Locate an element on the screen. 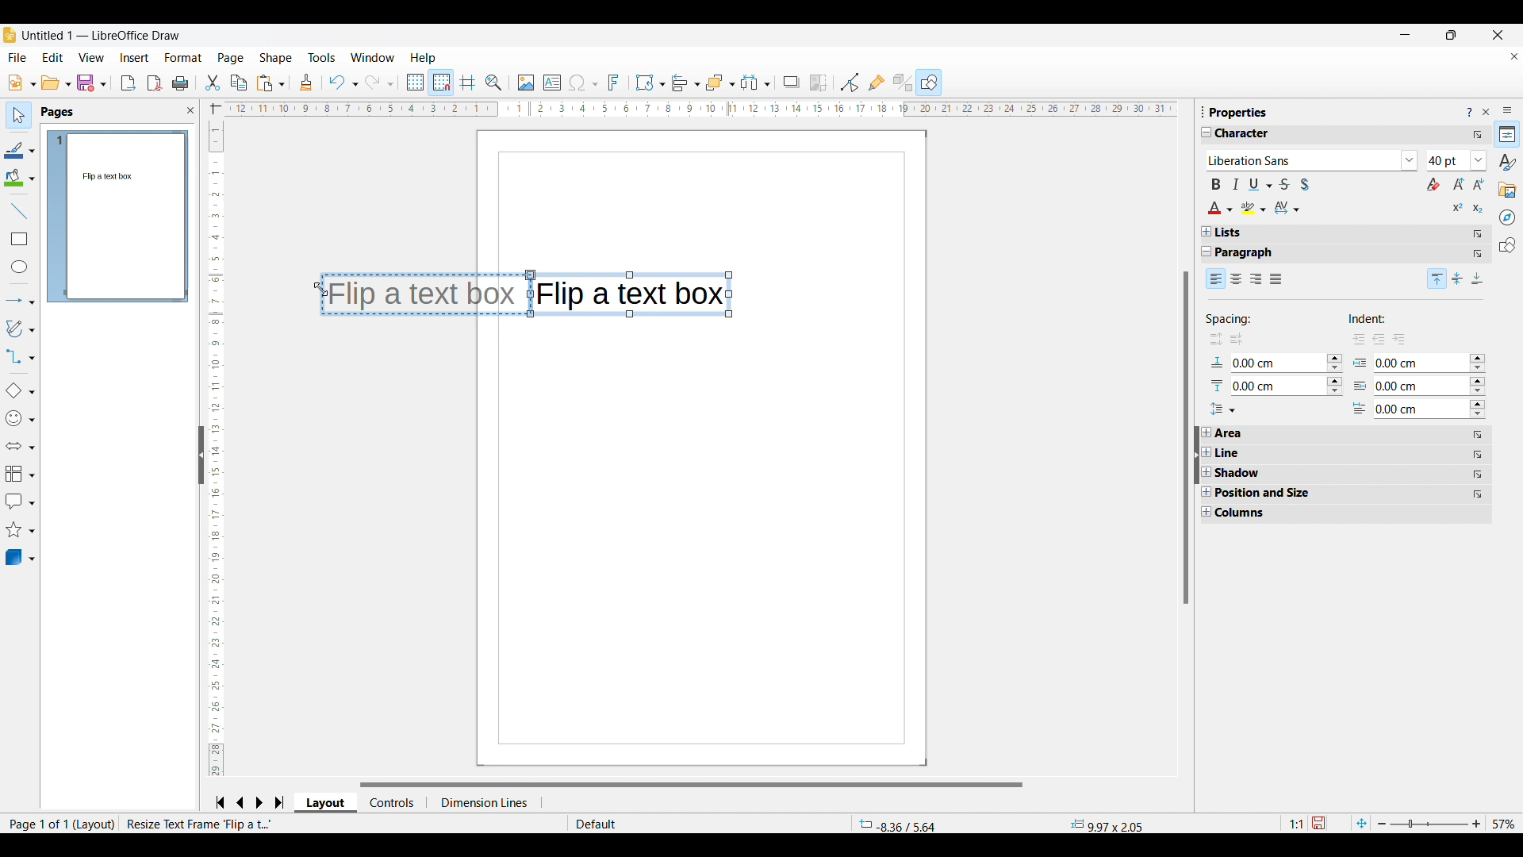 Image resolution: width=1523 pixels, height=857 pixels. Styles is located at coordinates (1507, 162).